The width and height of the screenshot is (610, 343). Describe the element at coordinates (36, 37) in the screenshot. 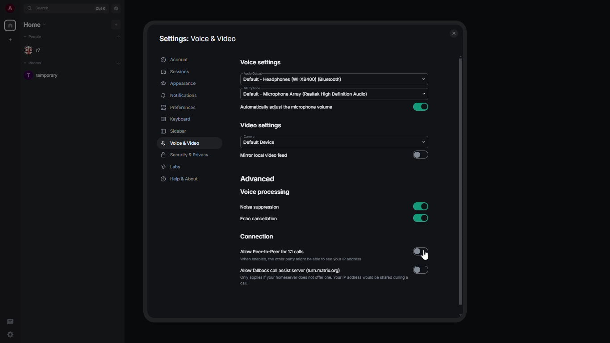

I see `people` at that location.